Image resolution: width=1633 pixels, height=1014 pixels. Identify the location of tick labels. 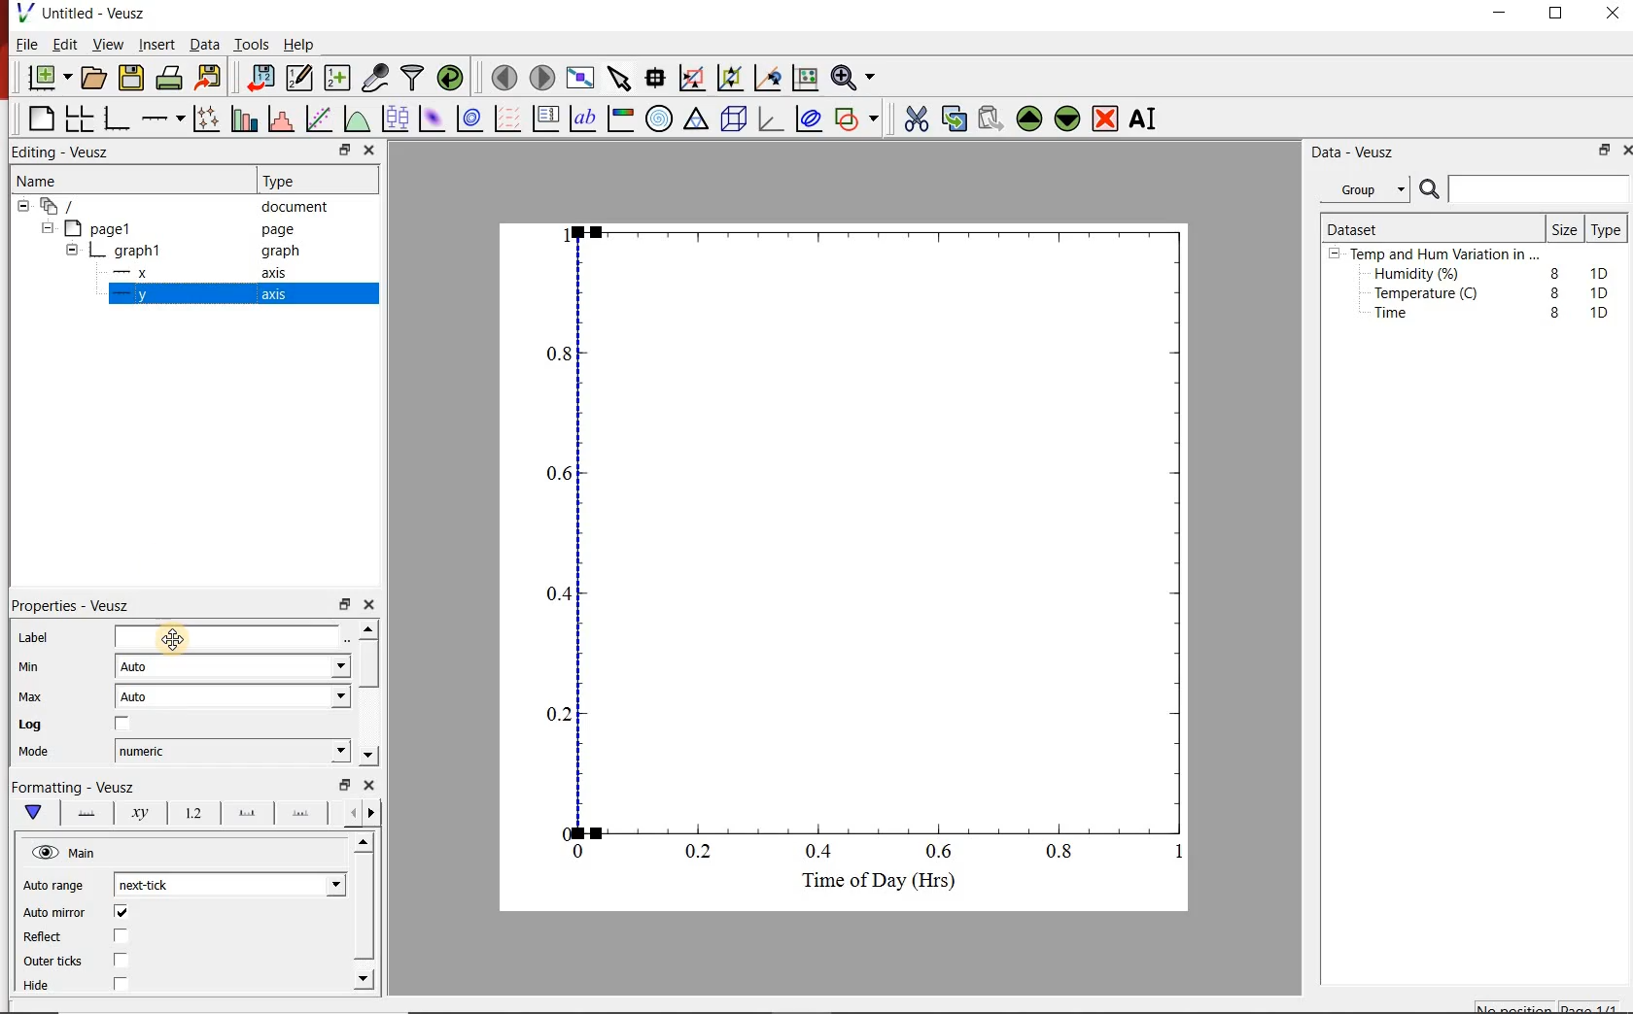
(192, 813).